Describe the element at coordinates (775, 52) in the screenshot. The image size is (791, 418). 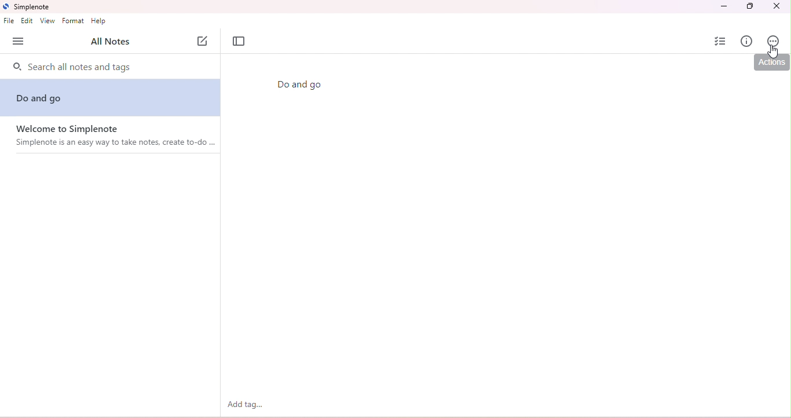
I see `cursor` at that location.